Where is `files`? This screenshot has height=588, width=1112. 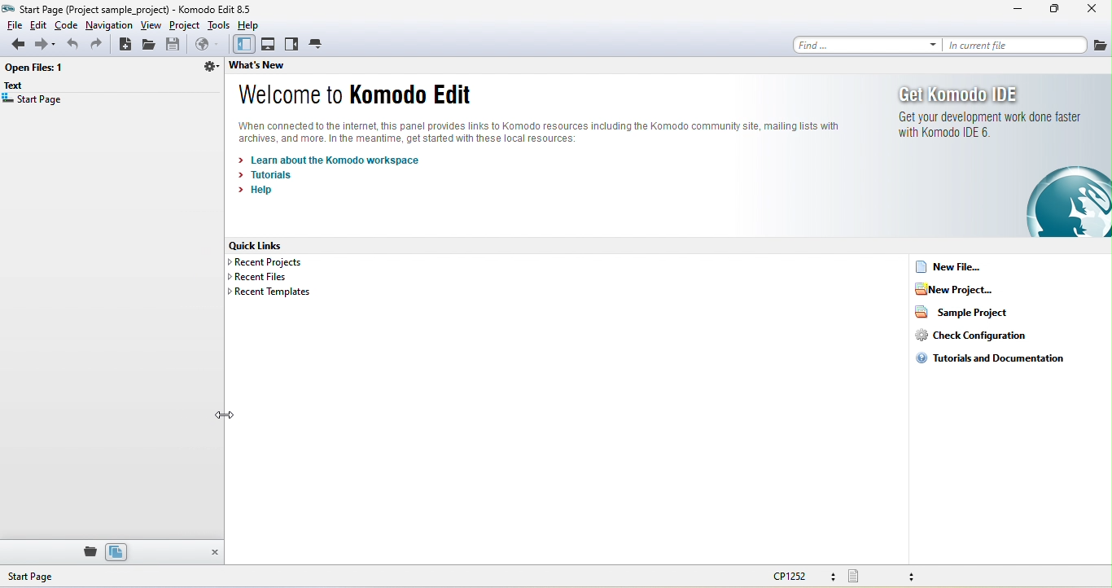
files is located at coordinates (116, 551).